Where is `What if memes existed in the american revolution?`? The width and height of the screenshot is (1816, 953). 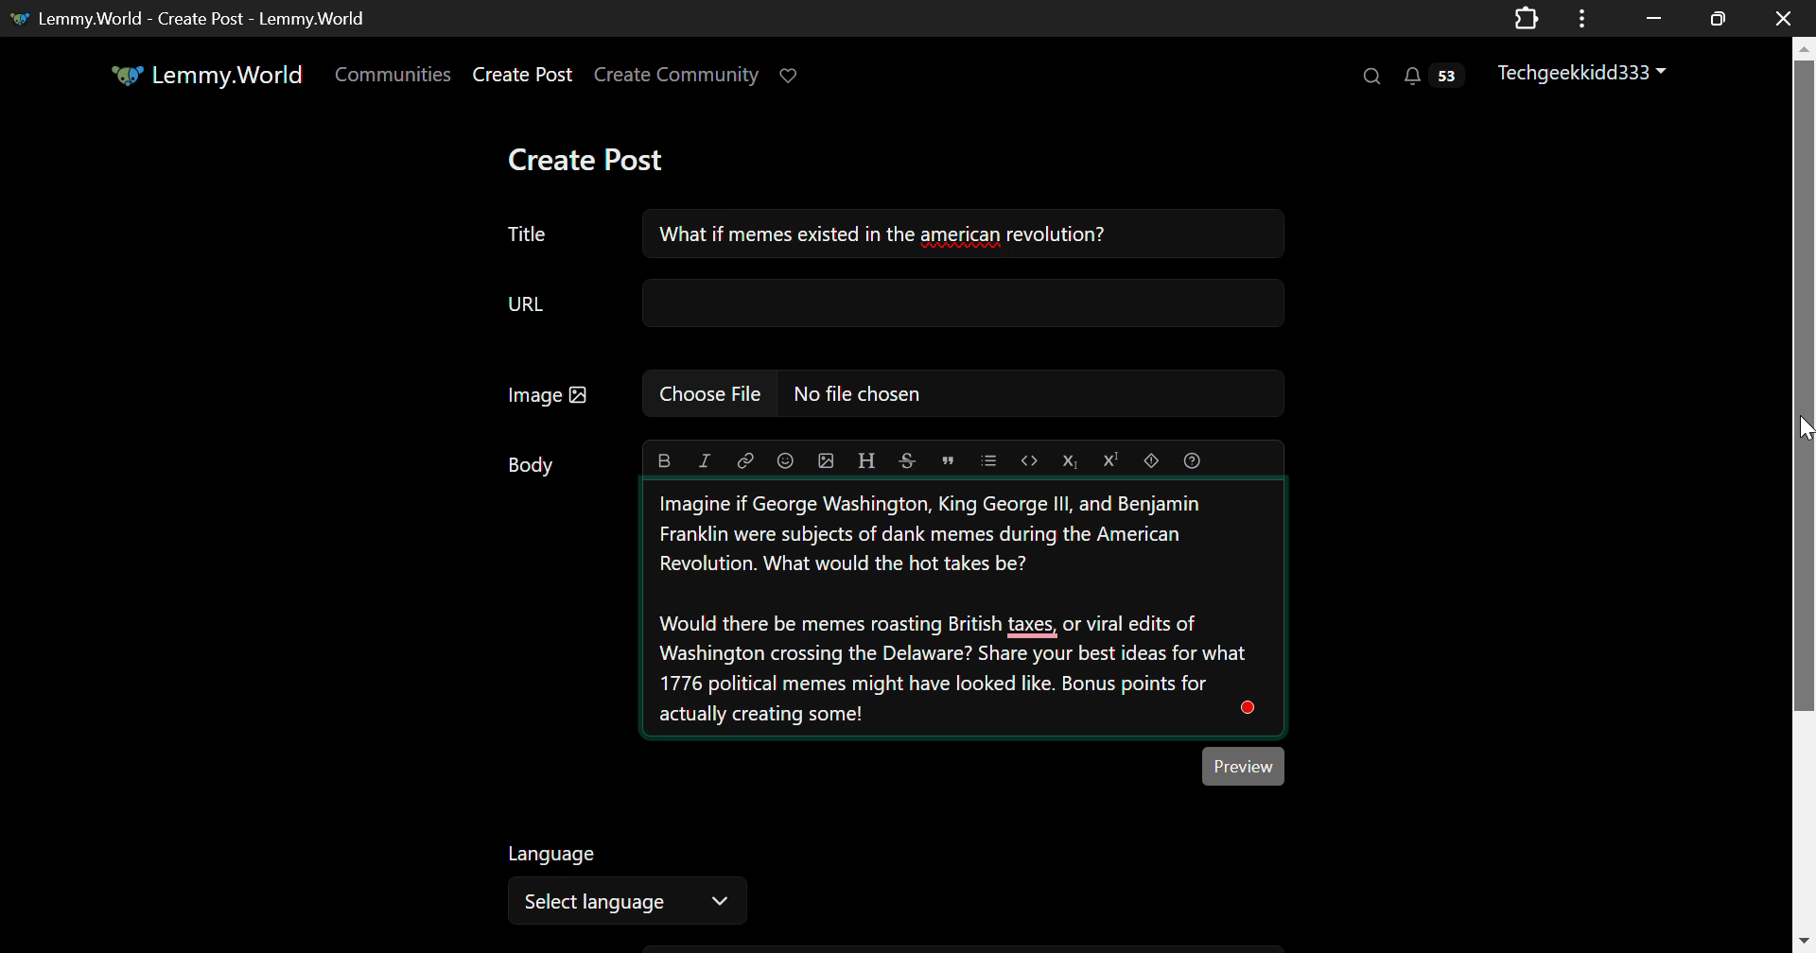 What if memes existed in the american revolution? is located at coordinates (961, 234).